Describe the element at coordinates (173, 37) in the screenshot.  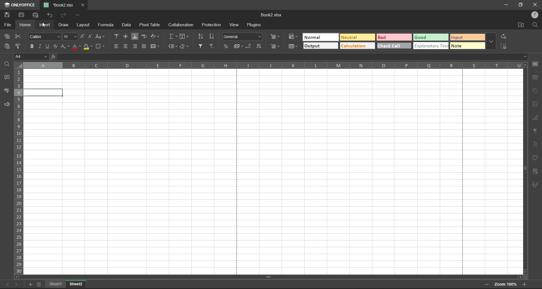
I see `summation` at that location.